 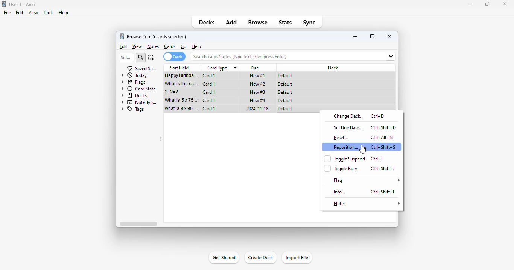 What do you see at coordinates (181, 108) in the screenshot?
I see `what is 9x90=?` at bounding box center [181, 108].